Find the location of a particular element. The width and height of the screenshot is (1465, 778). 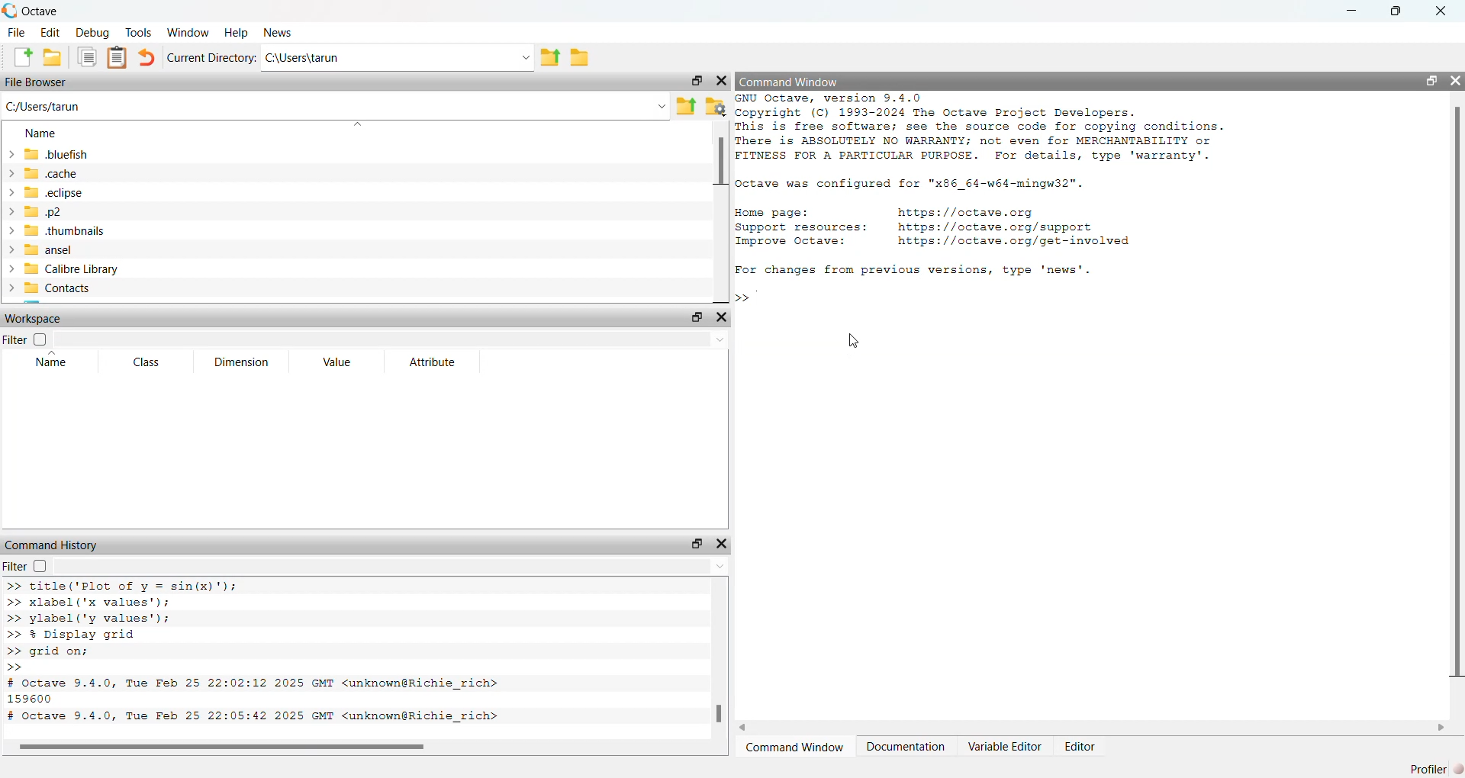

folder is located at coordinates (53, 57).